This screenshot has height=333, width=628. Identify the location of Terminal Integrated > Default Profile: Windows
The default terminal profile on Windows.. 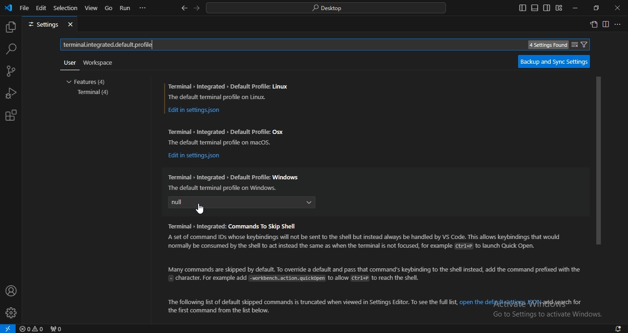
(234, 181).